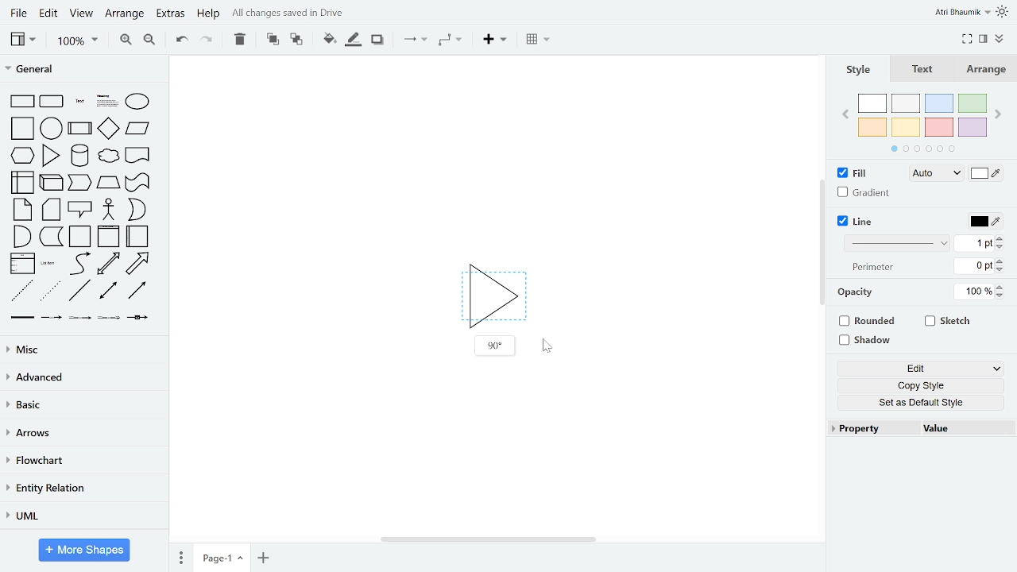 This screenshot has height=572, width=1017. Describe the element at coordinates (20, 128) in the screenshot. I see `square` at that location.